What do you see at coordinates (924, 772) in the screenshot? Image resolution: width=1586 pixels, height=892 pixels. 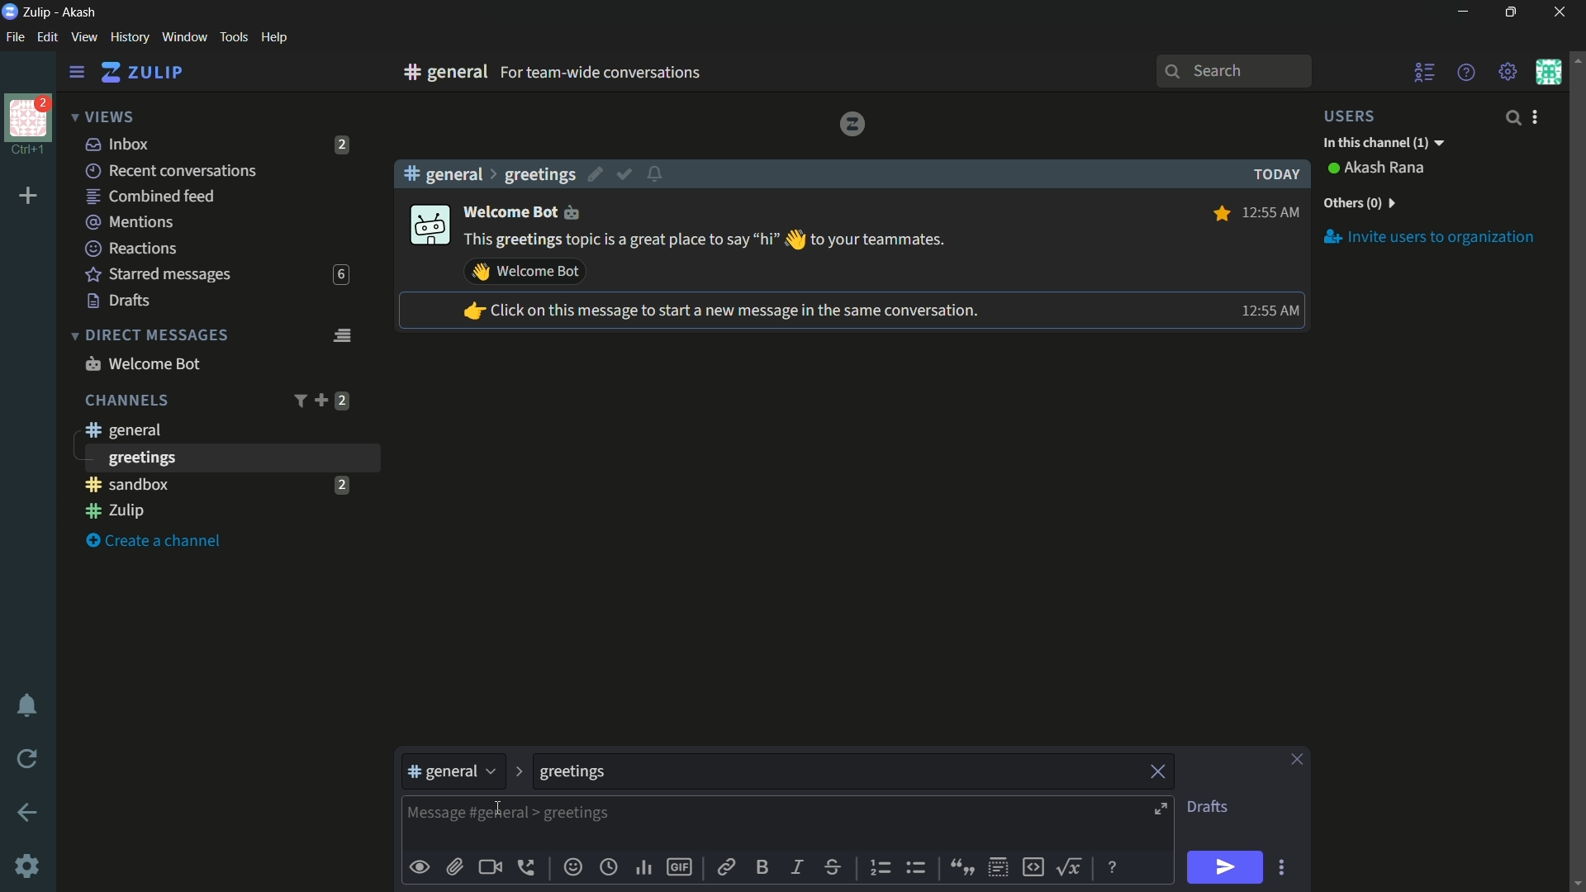 I see `topic` at bounding box center [924, 772].